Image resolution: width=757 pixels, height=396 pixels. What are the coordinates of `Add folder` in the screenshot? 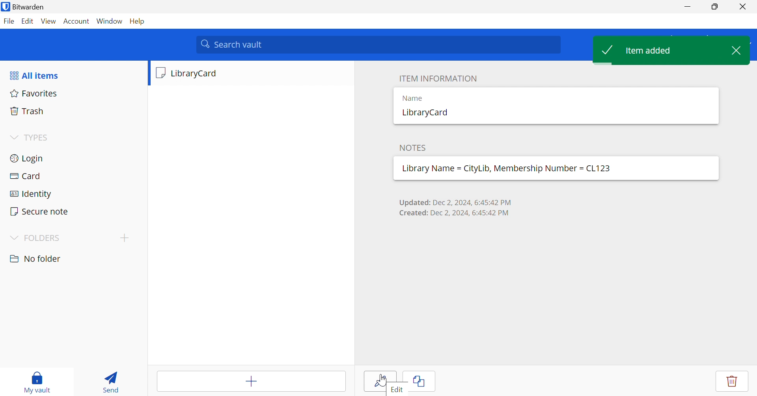 It's located at (123, 237).